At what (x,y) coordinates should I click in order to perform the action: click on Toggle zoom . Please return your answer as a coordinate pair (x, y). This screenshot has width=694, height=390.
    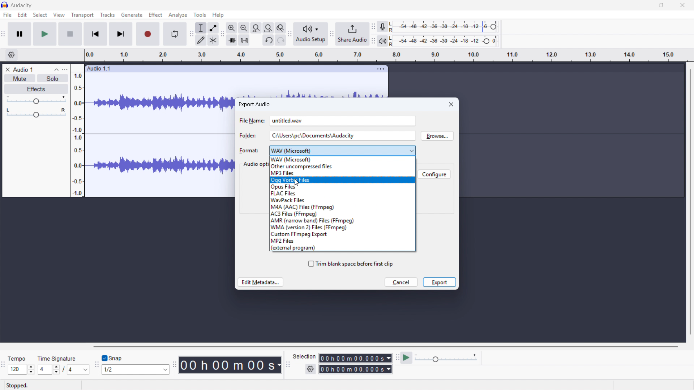
    Looking at the image, I should click on (280, 28).